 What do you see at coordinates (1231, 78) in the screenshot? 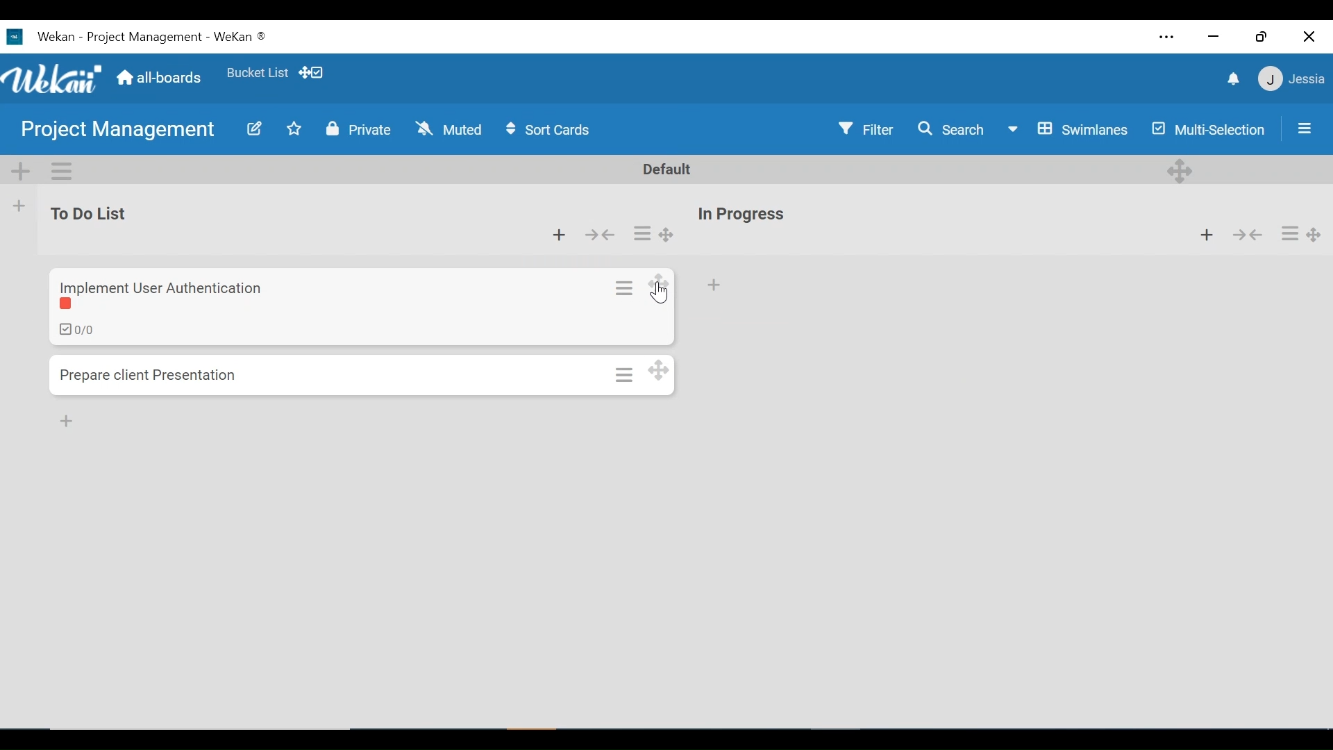
I see `notifications` at bounding box center [1231, 78].